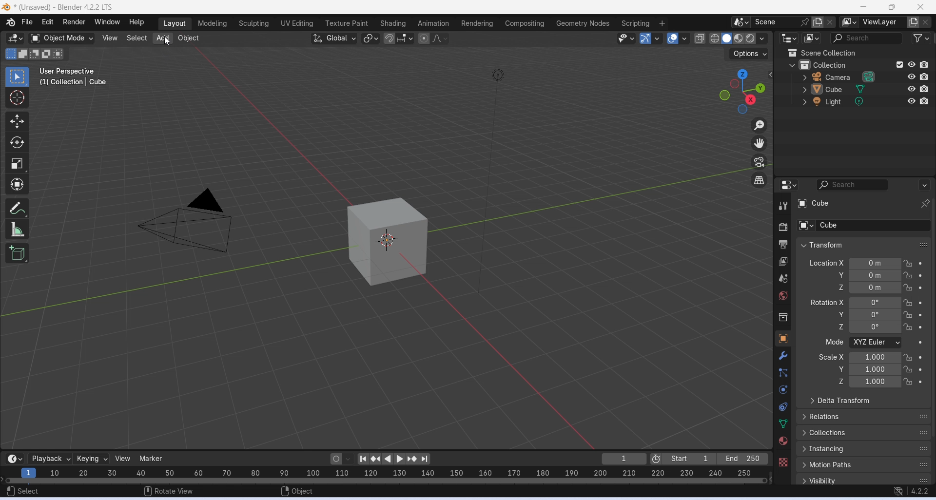  Describe the element at coordinates (783, 229) in the screenshot. I see `render` at that location.